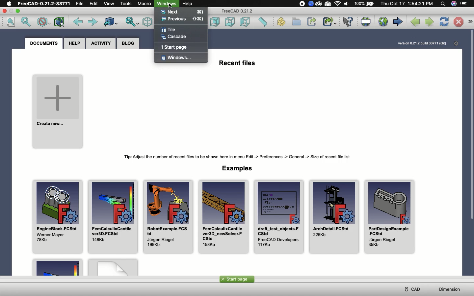 This screenshot has height=296, width=474. What do you see at coordinates (443, 4) in the screenshot?
I see `Search` at bounding box center [443, 4].